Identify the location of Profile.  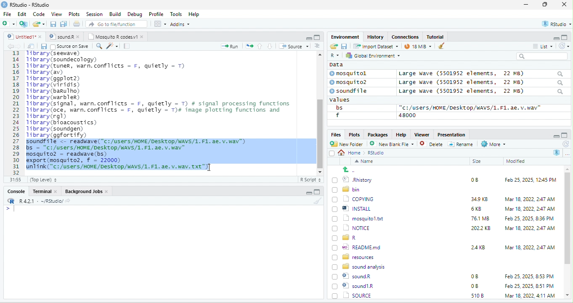
(156, 14).